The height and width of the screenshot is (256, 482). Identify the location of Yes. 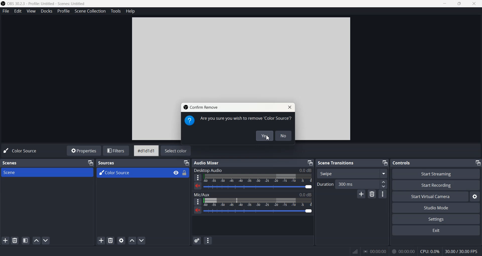
(264, 136).